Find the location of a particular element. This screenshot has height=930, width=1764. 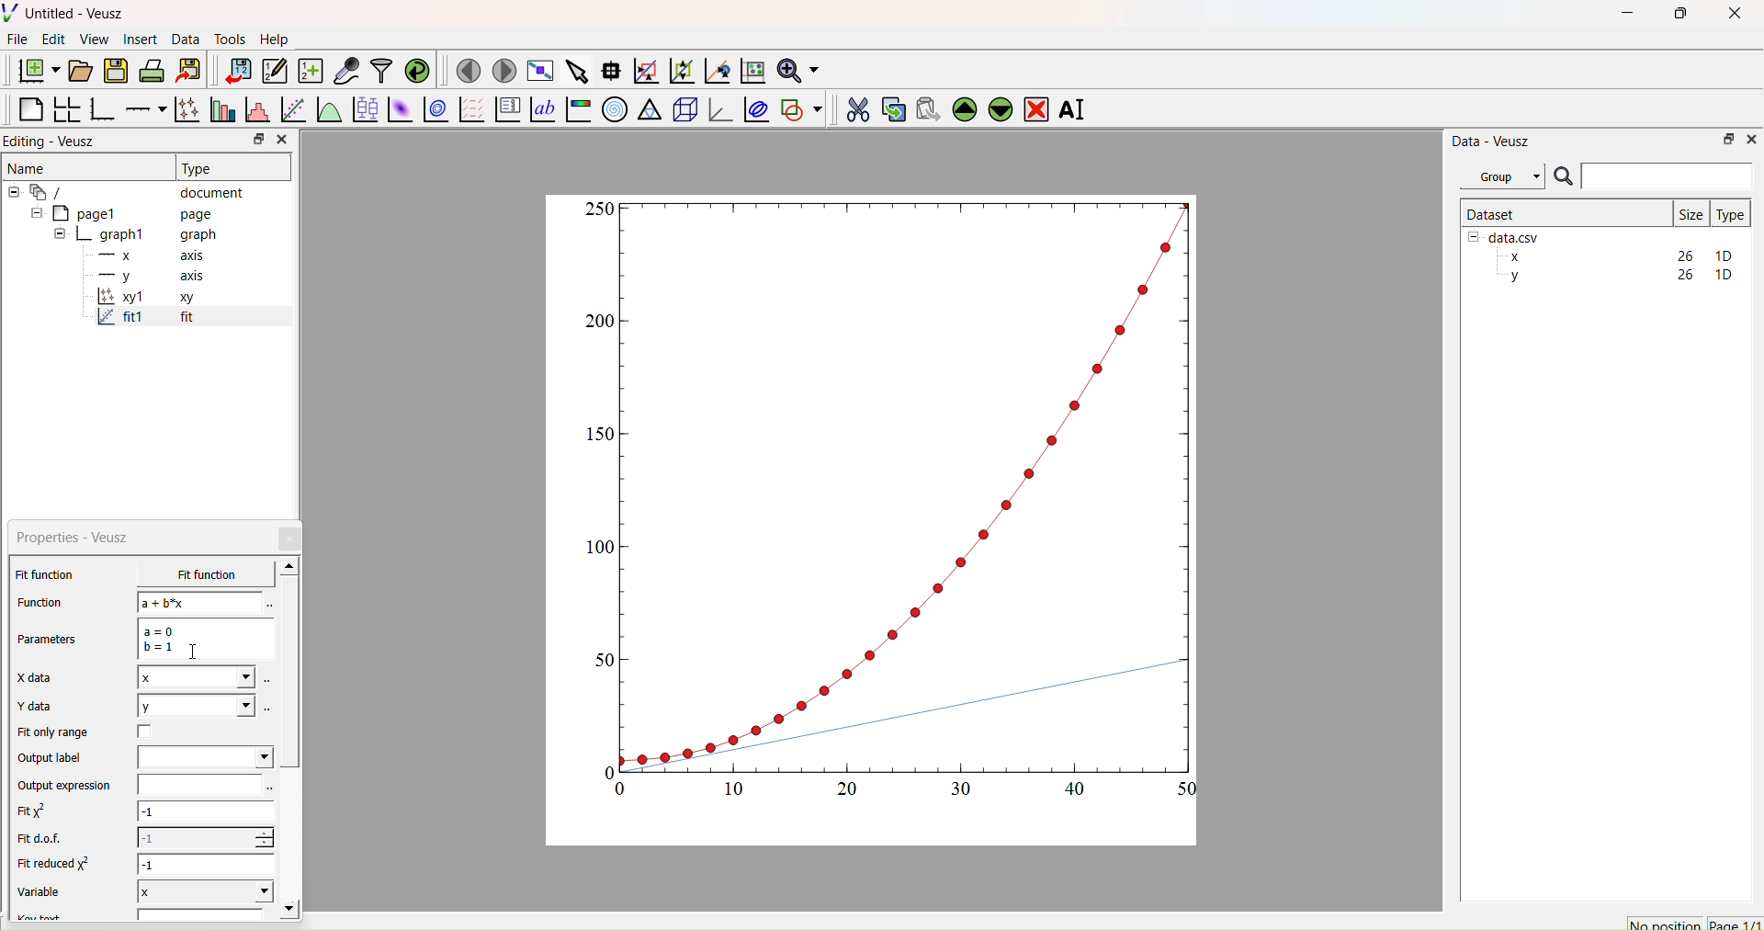

Minimize is located at coordinates (1627, 17).